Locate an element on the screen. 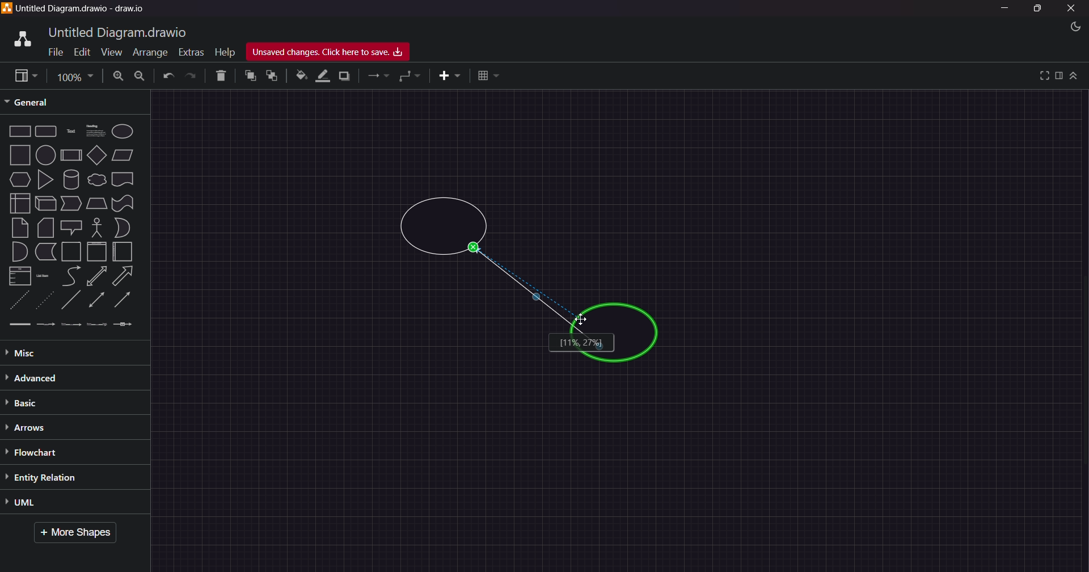 The image size is (1089, 572). to back is located at coordinates (270, 77).